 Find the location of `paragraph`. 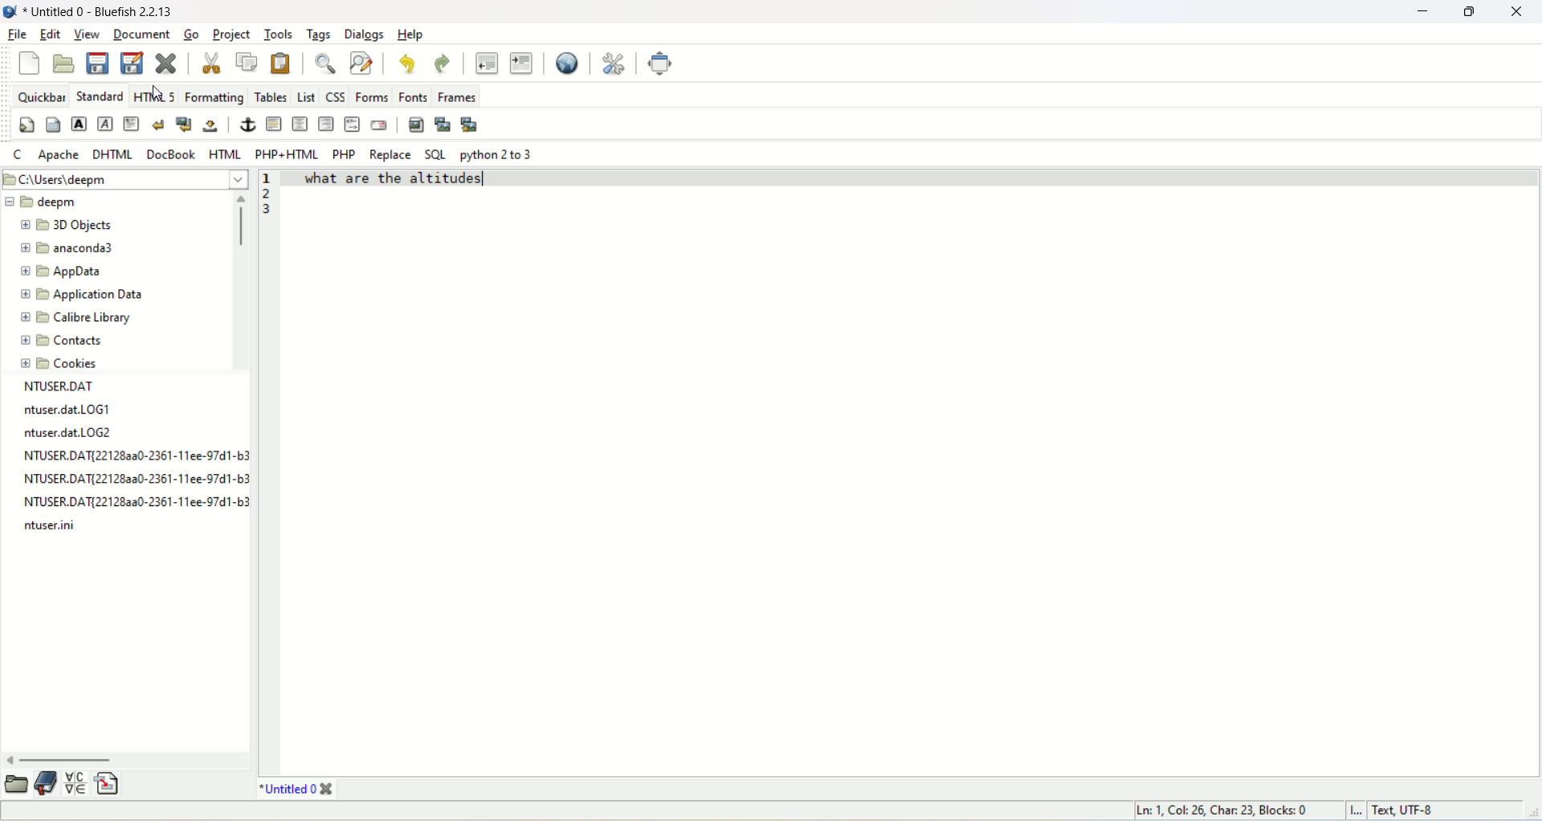

paragraph is located at coordinates (130, 123).